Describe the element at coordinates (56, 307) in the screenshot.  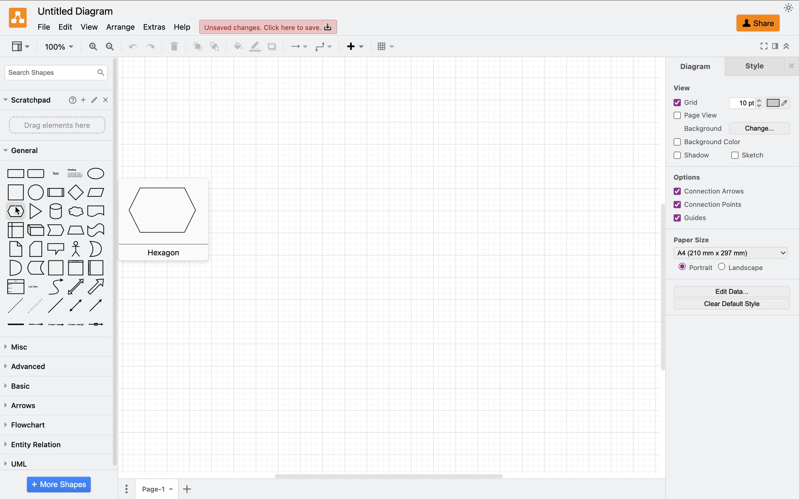
I see `line` at that location.